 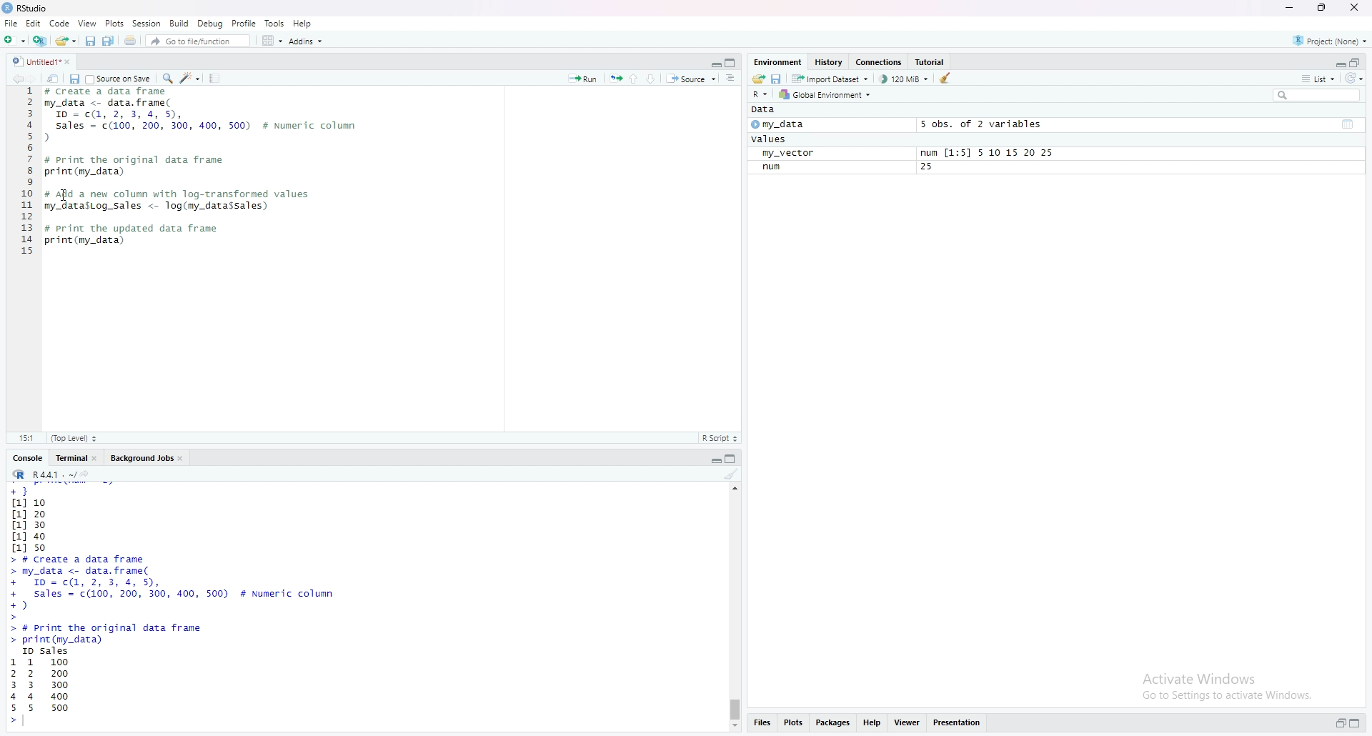 What do you see at coordinates (985, 124) in the screenshot?
I see `5 obs. of 2 variables` at bounding box center [985, 124].